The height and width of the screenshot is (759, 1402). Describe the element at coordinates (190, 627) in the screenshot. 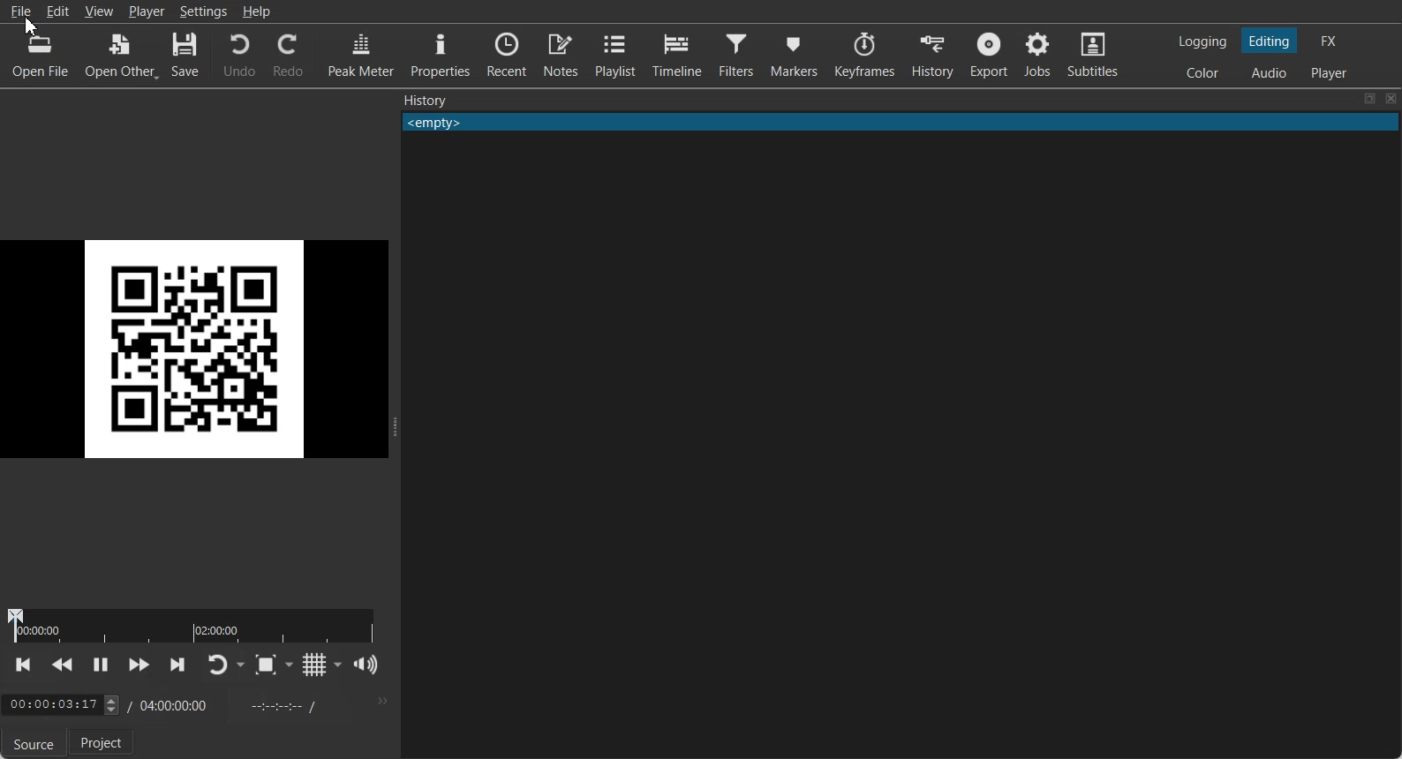

I see `duration` at that location.